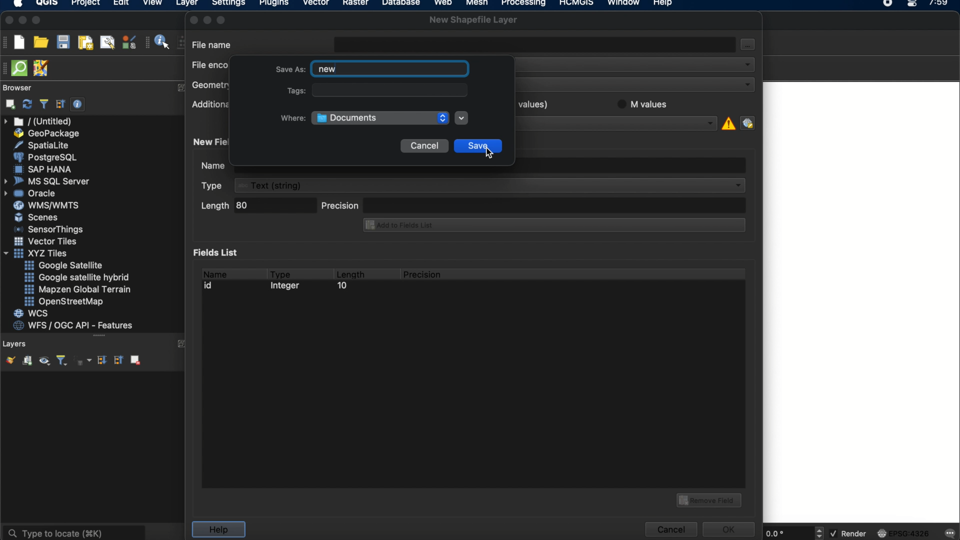 This screenshot has width=960, height=540. Describe the element at coordinates (32, 314) in the screenshot. I see `wcs` at that location.